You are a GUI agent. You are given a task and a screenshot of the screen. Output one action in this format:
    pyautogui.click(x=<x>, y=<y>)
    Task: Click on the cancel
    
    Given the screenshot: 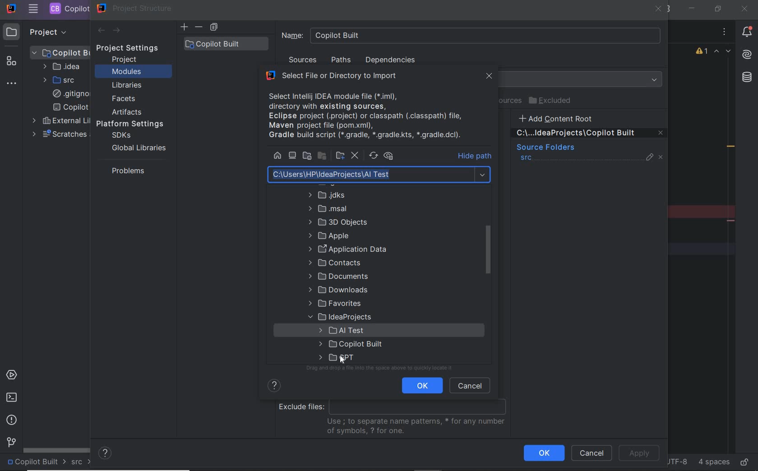 What is the action you would take?
    pyautogui.click(x=592, y=454)
    